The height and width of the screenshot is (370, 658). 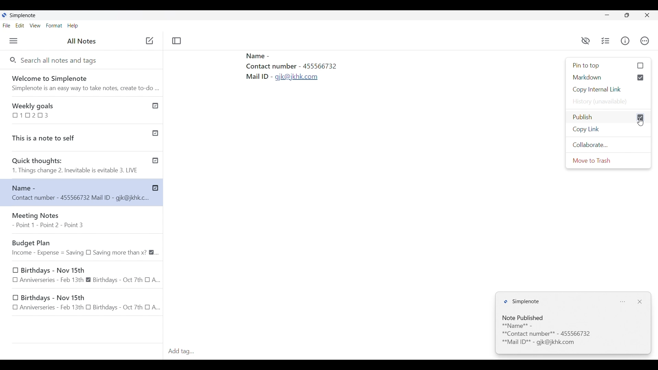 What do you see at coordinates (20, 25) in the screenshot?
I see `Edit menu` at bounding box center [20, 25].